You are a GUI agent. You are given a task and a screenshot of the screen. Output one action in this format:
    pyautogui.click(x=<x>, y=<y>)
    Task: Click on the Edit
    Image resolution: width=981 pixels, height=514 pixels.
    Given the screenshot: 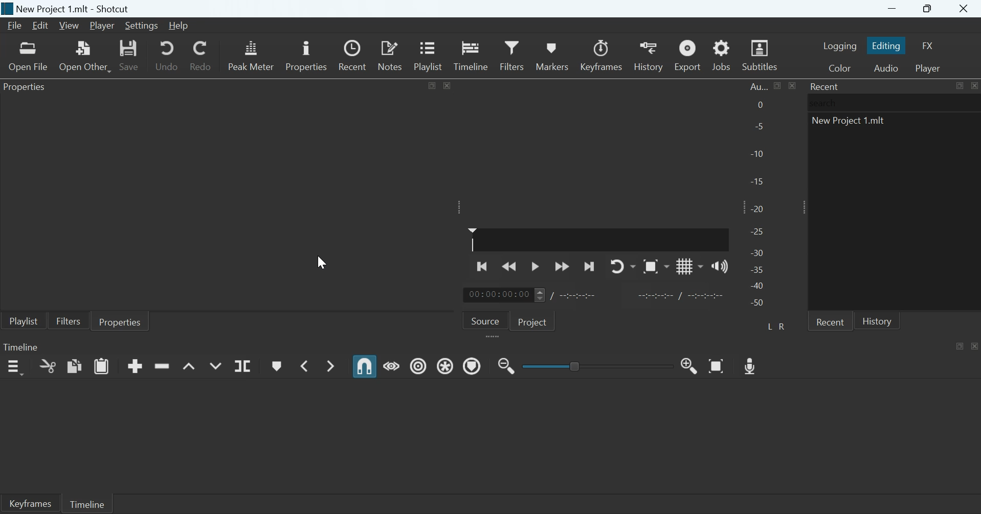 What is the action you would take?
    pyautogui.click(x=40, y=26)
    